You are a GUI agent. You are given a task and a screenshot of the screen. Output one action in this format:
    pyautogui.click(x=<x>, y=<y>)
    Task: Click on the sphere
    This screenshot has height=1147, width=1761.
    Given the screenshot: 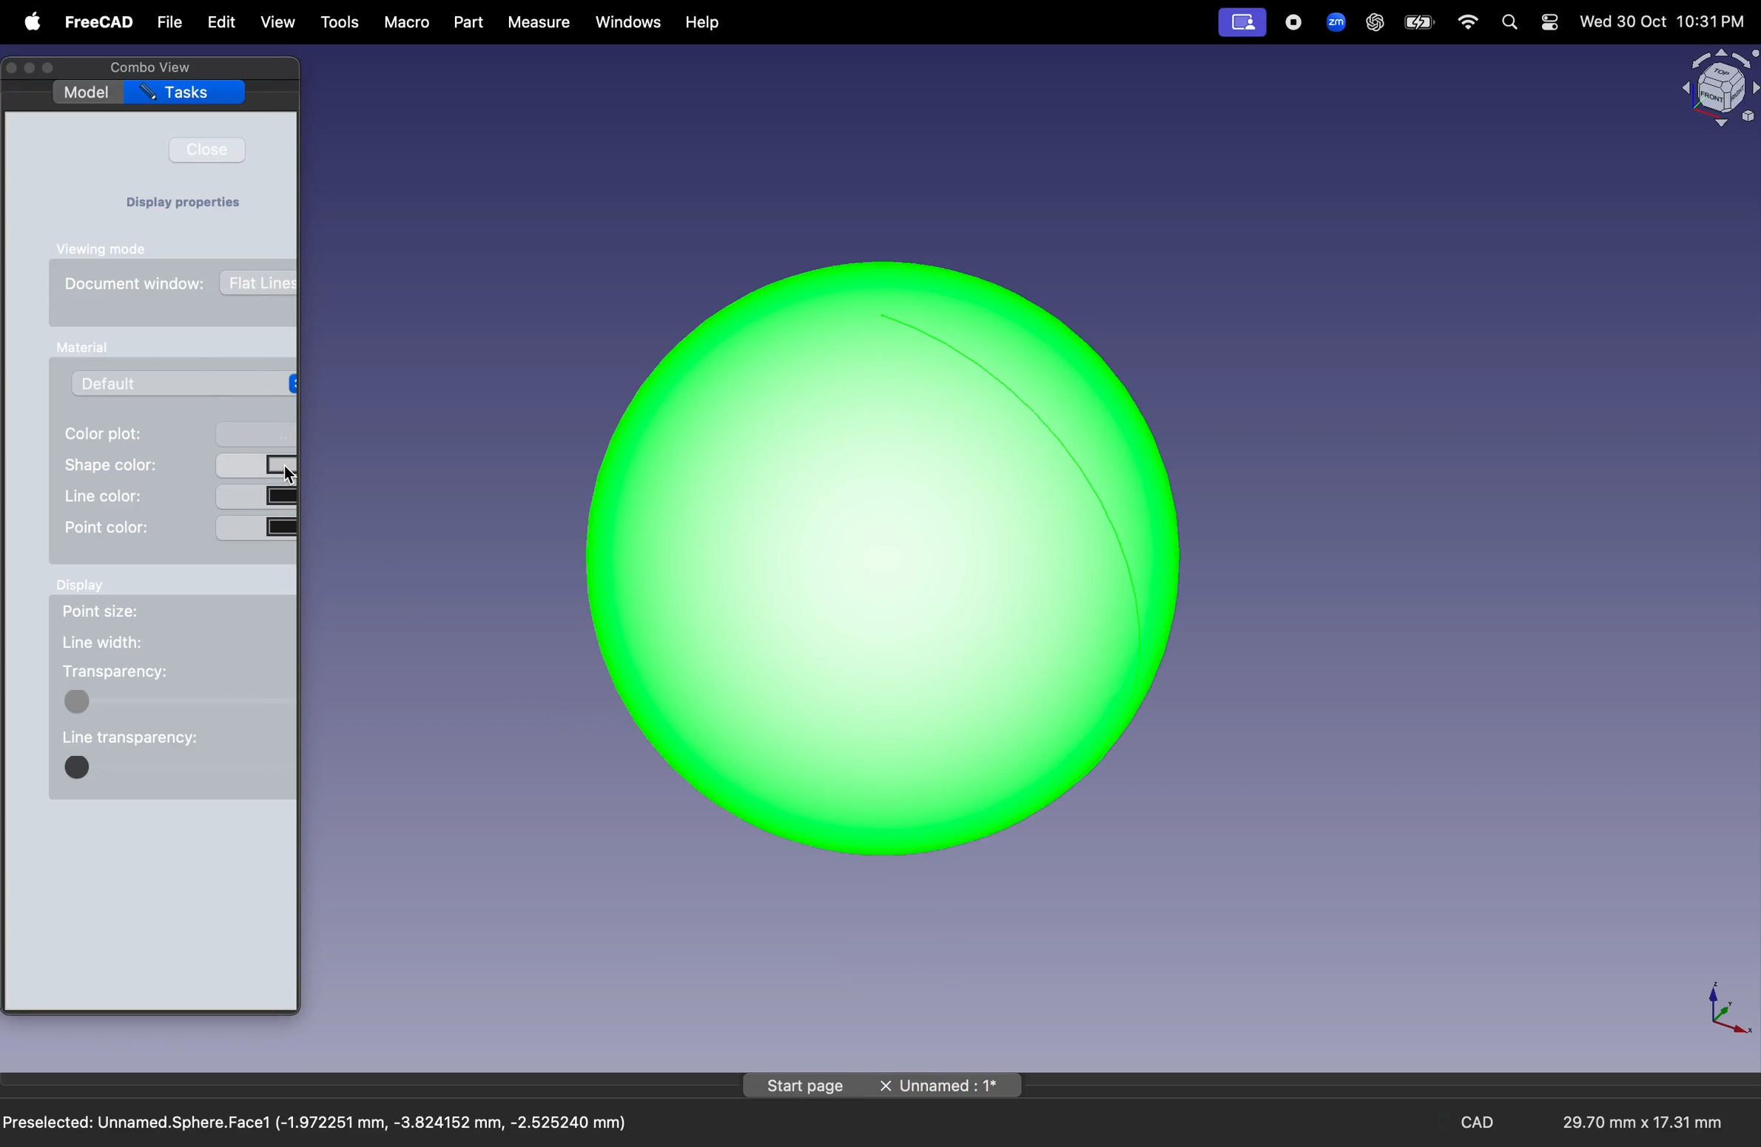 What is the action you would take?
    pyautogui.click(x=883, y=553)
    